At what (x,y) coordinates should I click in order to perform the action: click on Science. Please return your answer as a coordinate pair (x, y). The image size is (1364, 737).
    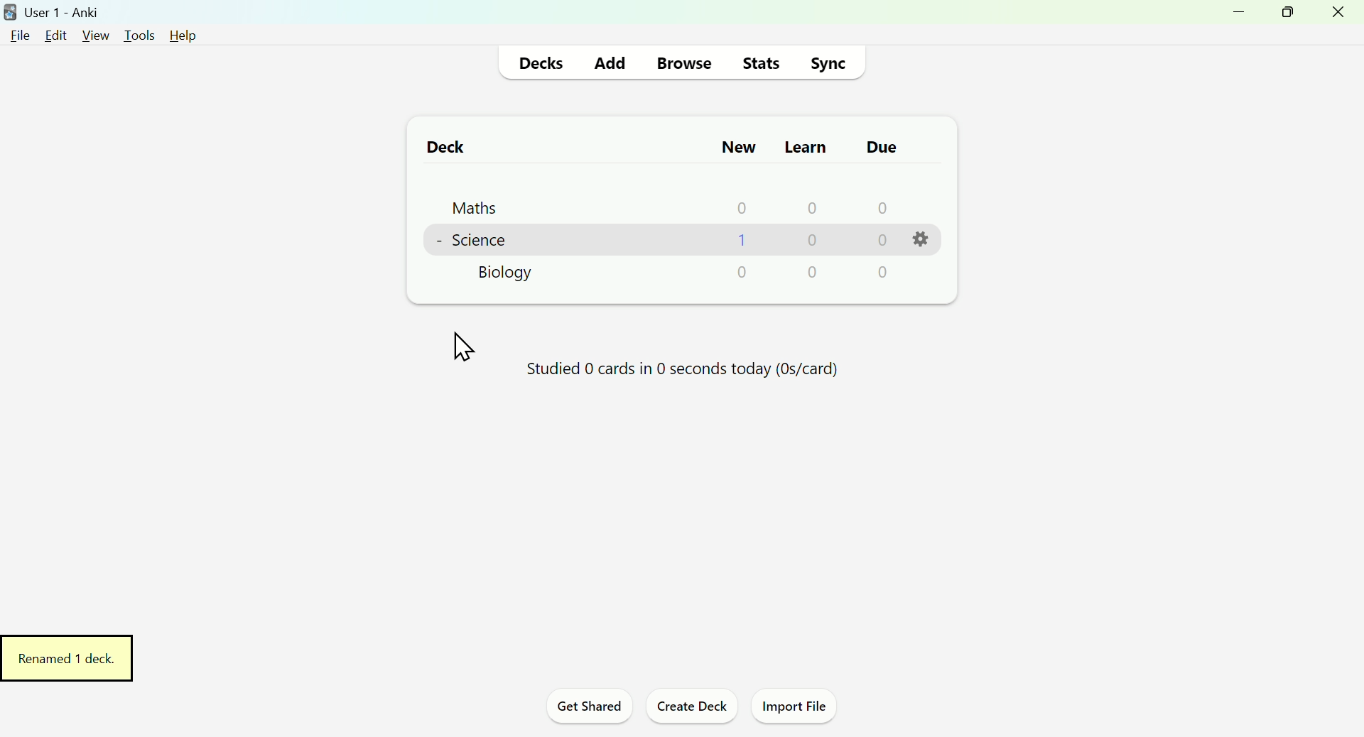
    Looking at the image, I should click on (474, 239).